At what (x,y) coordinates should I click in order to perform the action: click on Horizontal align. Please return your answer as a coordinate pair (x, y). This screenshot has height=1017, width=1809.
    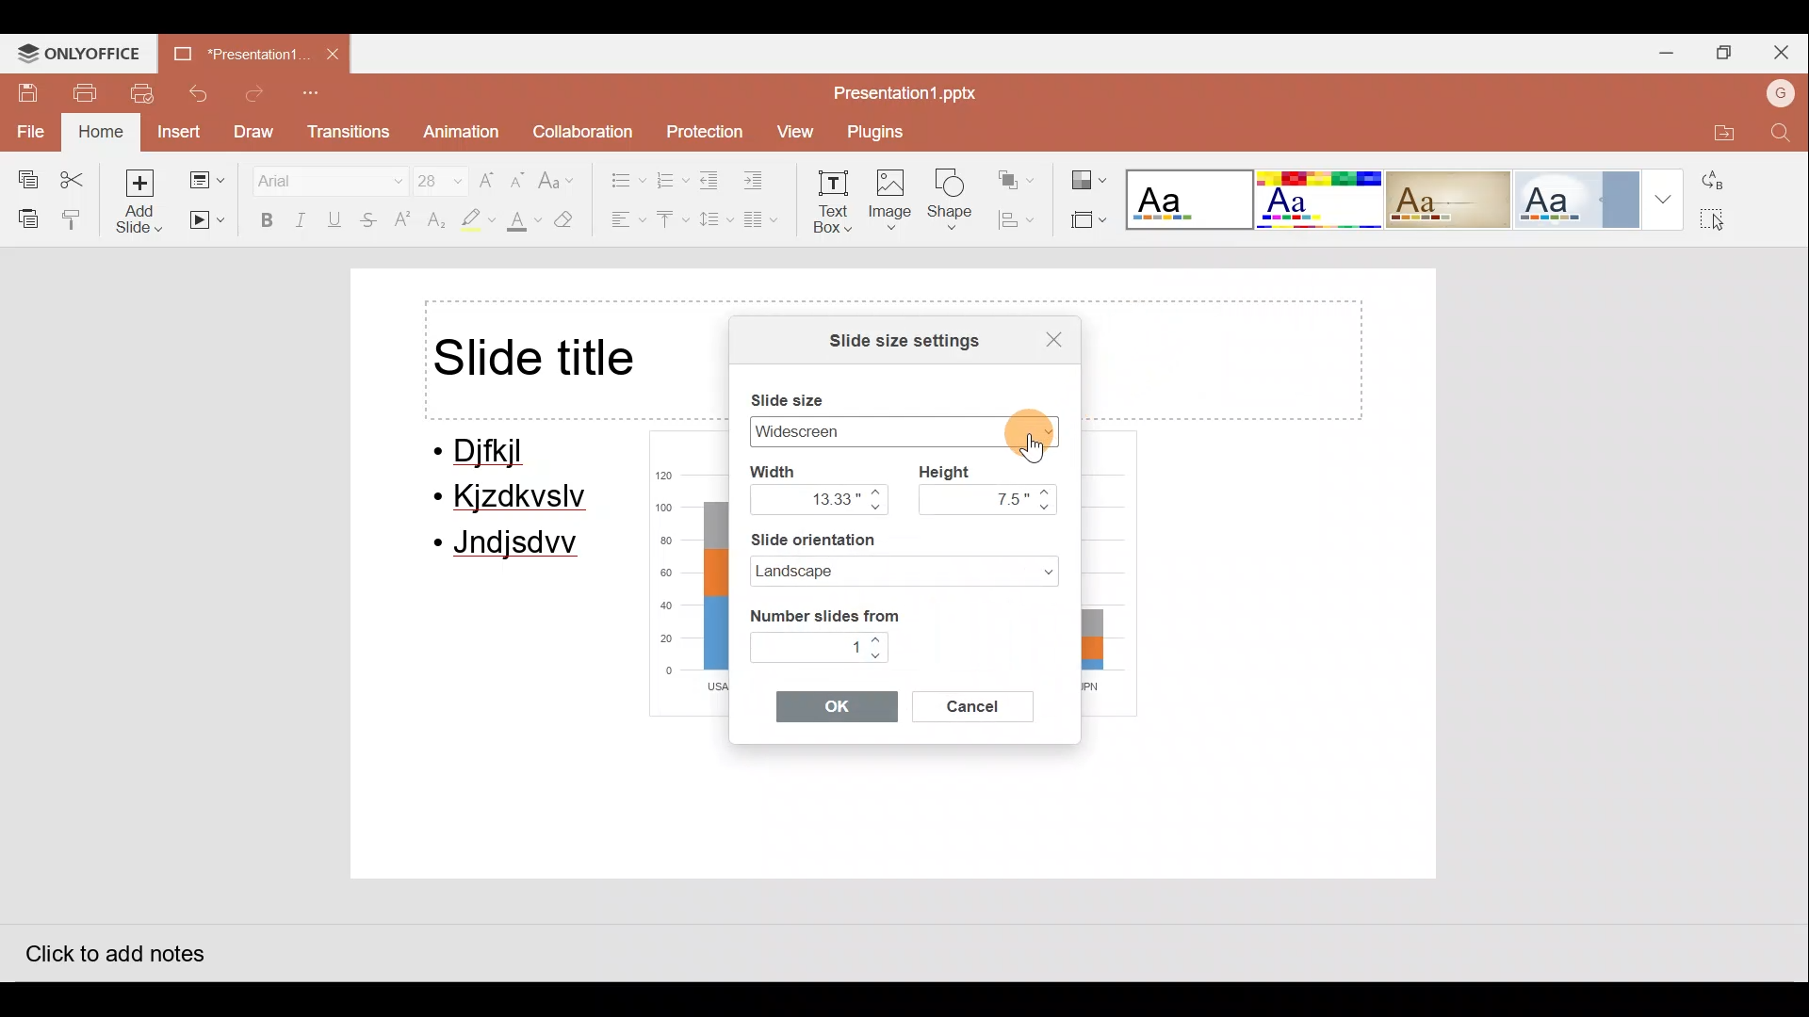
    Looking at the image, I should click on (623, 221).